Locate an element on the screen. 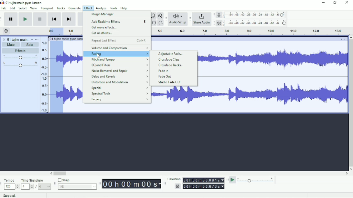  Audio Setup is located at coordinates (178, 23).